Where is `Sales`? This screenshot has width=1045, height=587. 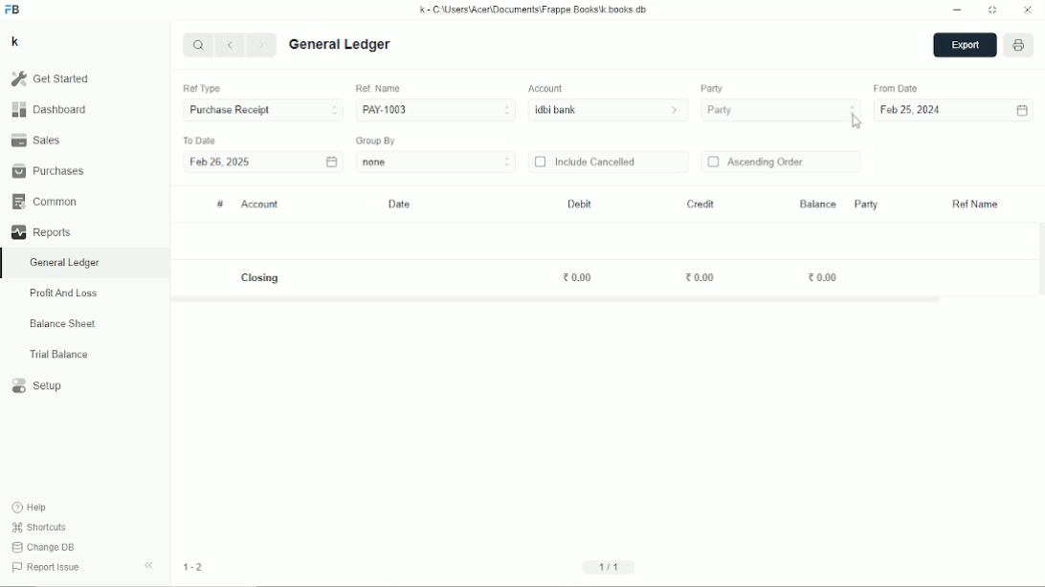
Sales is located at coordinates (35, 139).